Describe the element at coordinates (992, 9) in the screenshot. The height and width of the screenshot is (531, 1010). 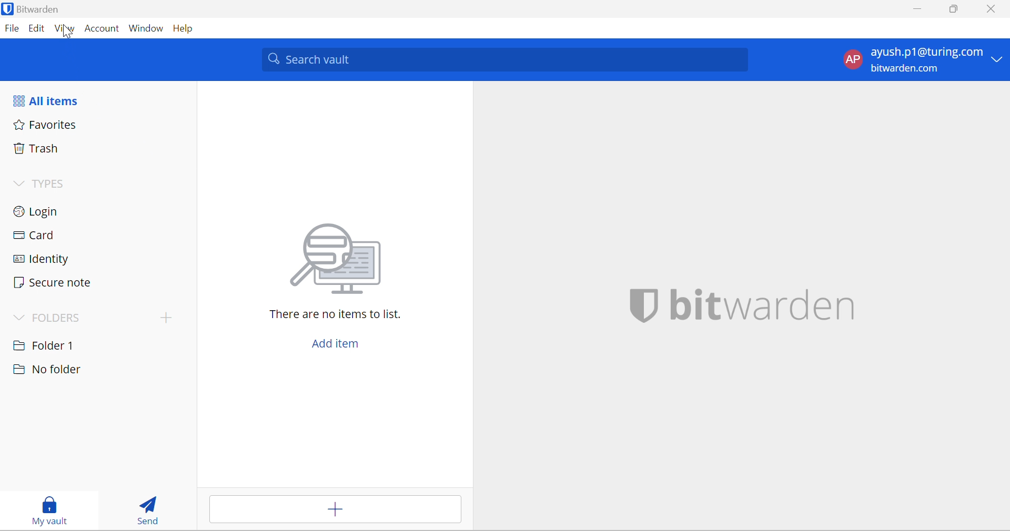
I see `close` at that location.